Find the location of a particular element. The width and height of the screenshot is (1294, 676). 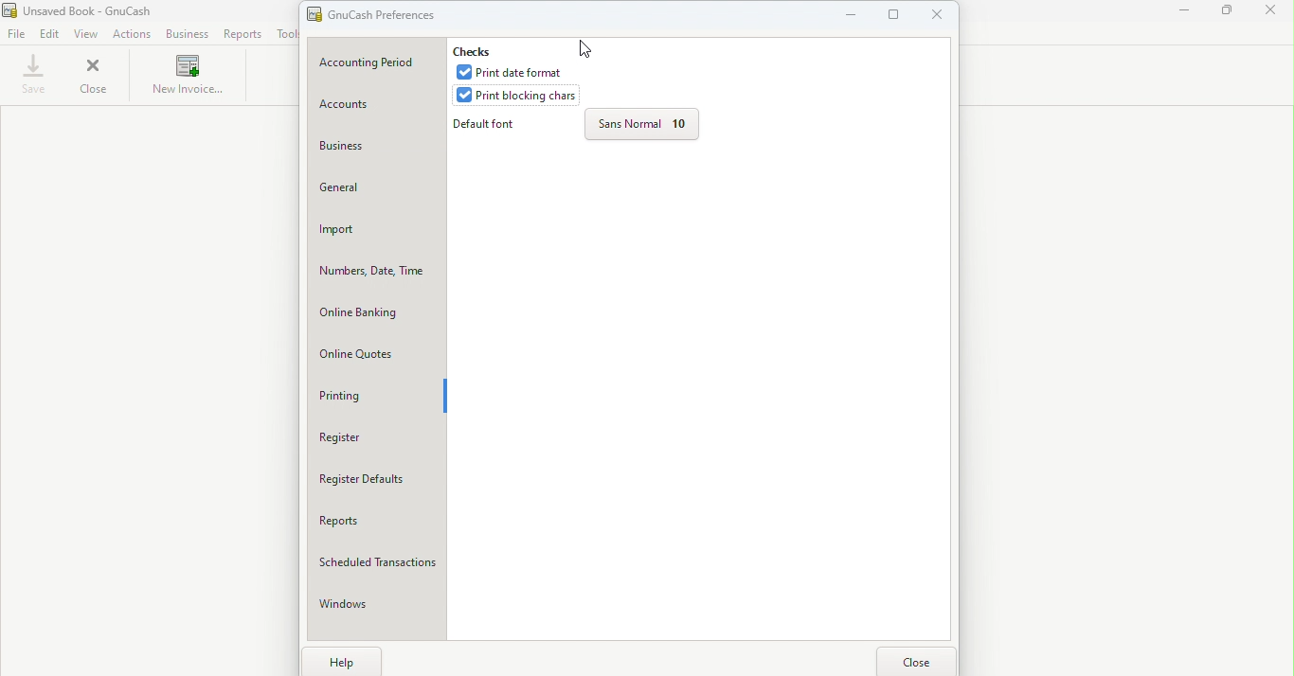

Business is located at coordinates (189, 35).